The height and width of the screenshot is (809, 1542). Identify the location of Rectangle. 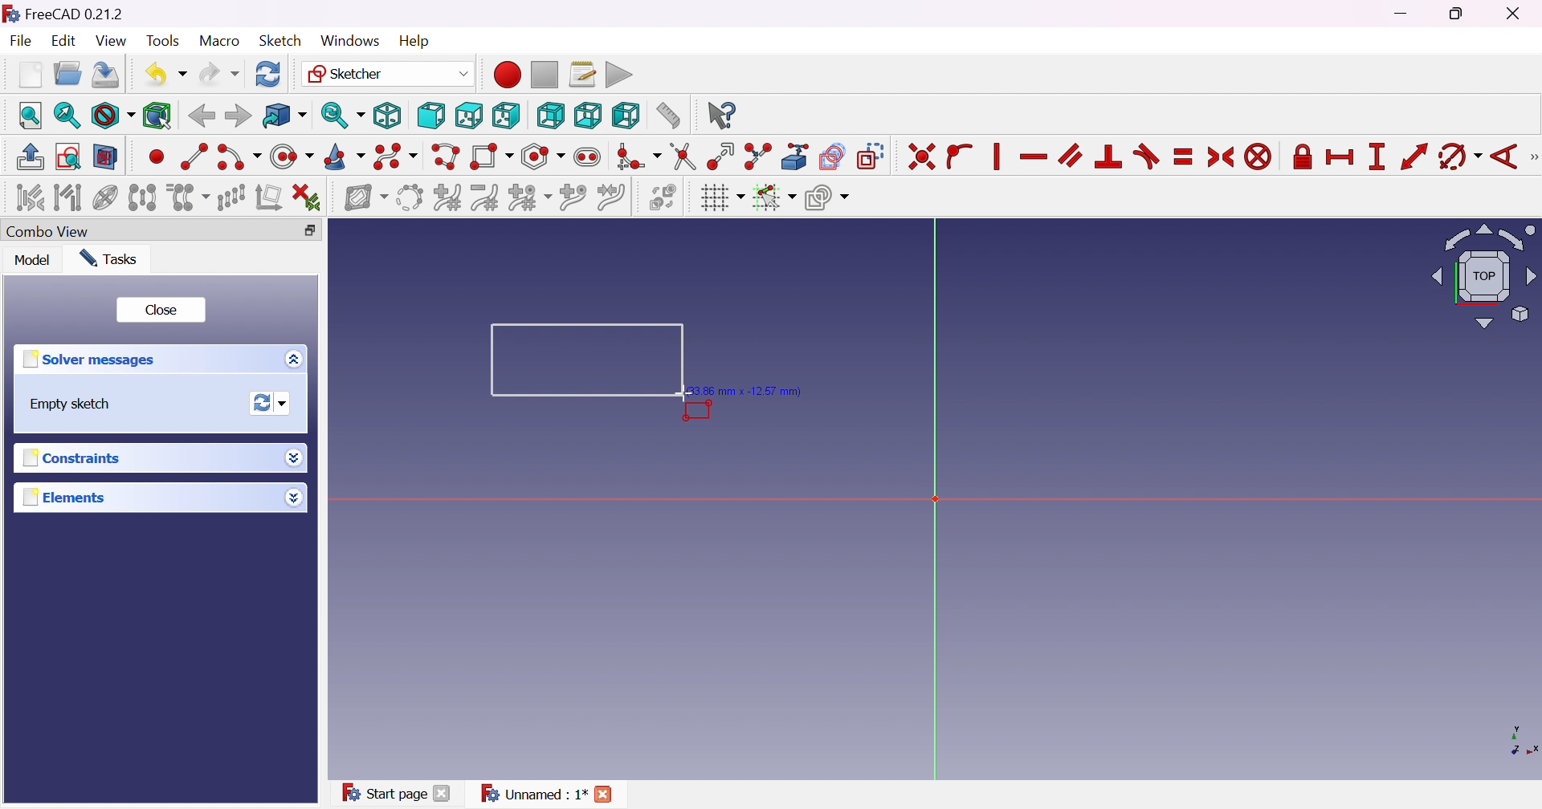
(577, 358).